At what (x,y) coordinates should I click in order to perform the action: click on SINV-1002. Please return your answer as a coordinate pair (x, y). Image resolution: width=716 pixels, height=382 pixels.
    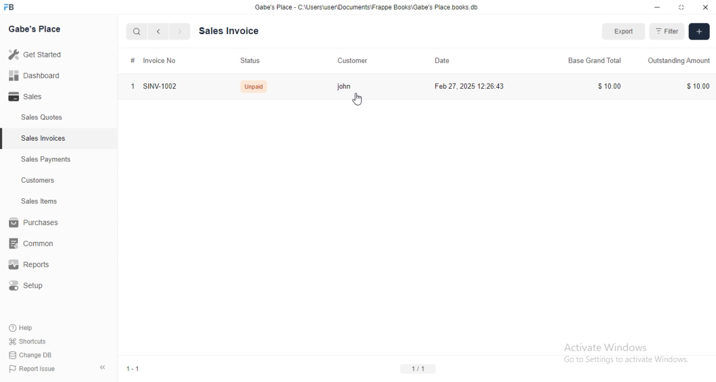
    Looking at the image, I should click on (161, 86).